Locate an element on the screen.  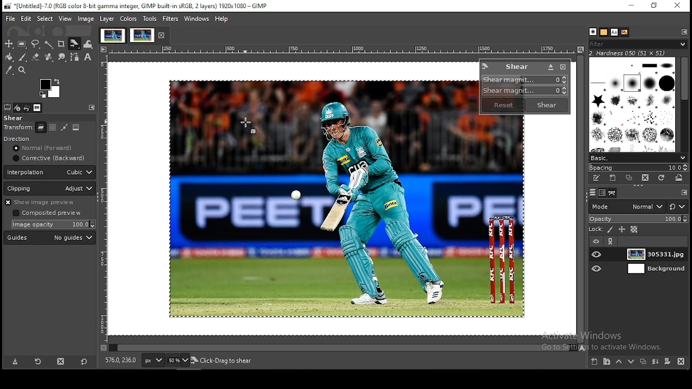
edit this brush is located at coordinates (597, 178).